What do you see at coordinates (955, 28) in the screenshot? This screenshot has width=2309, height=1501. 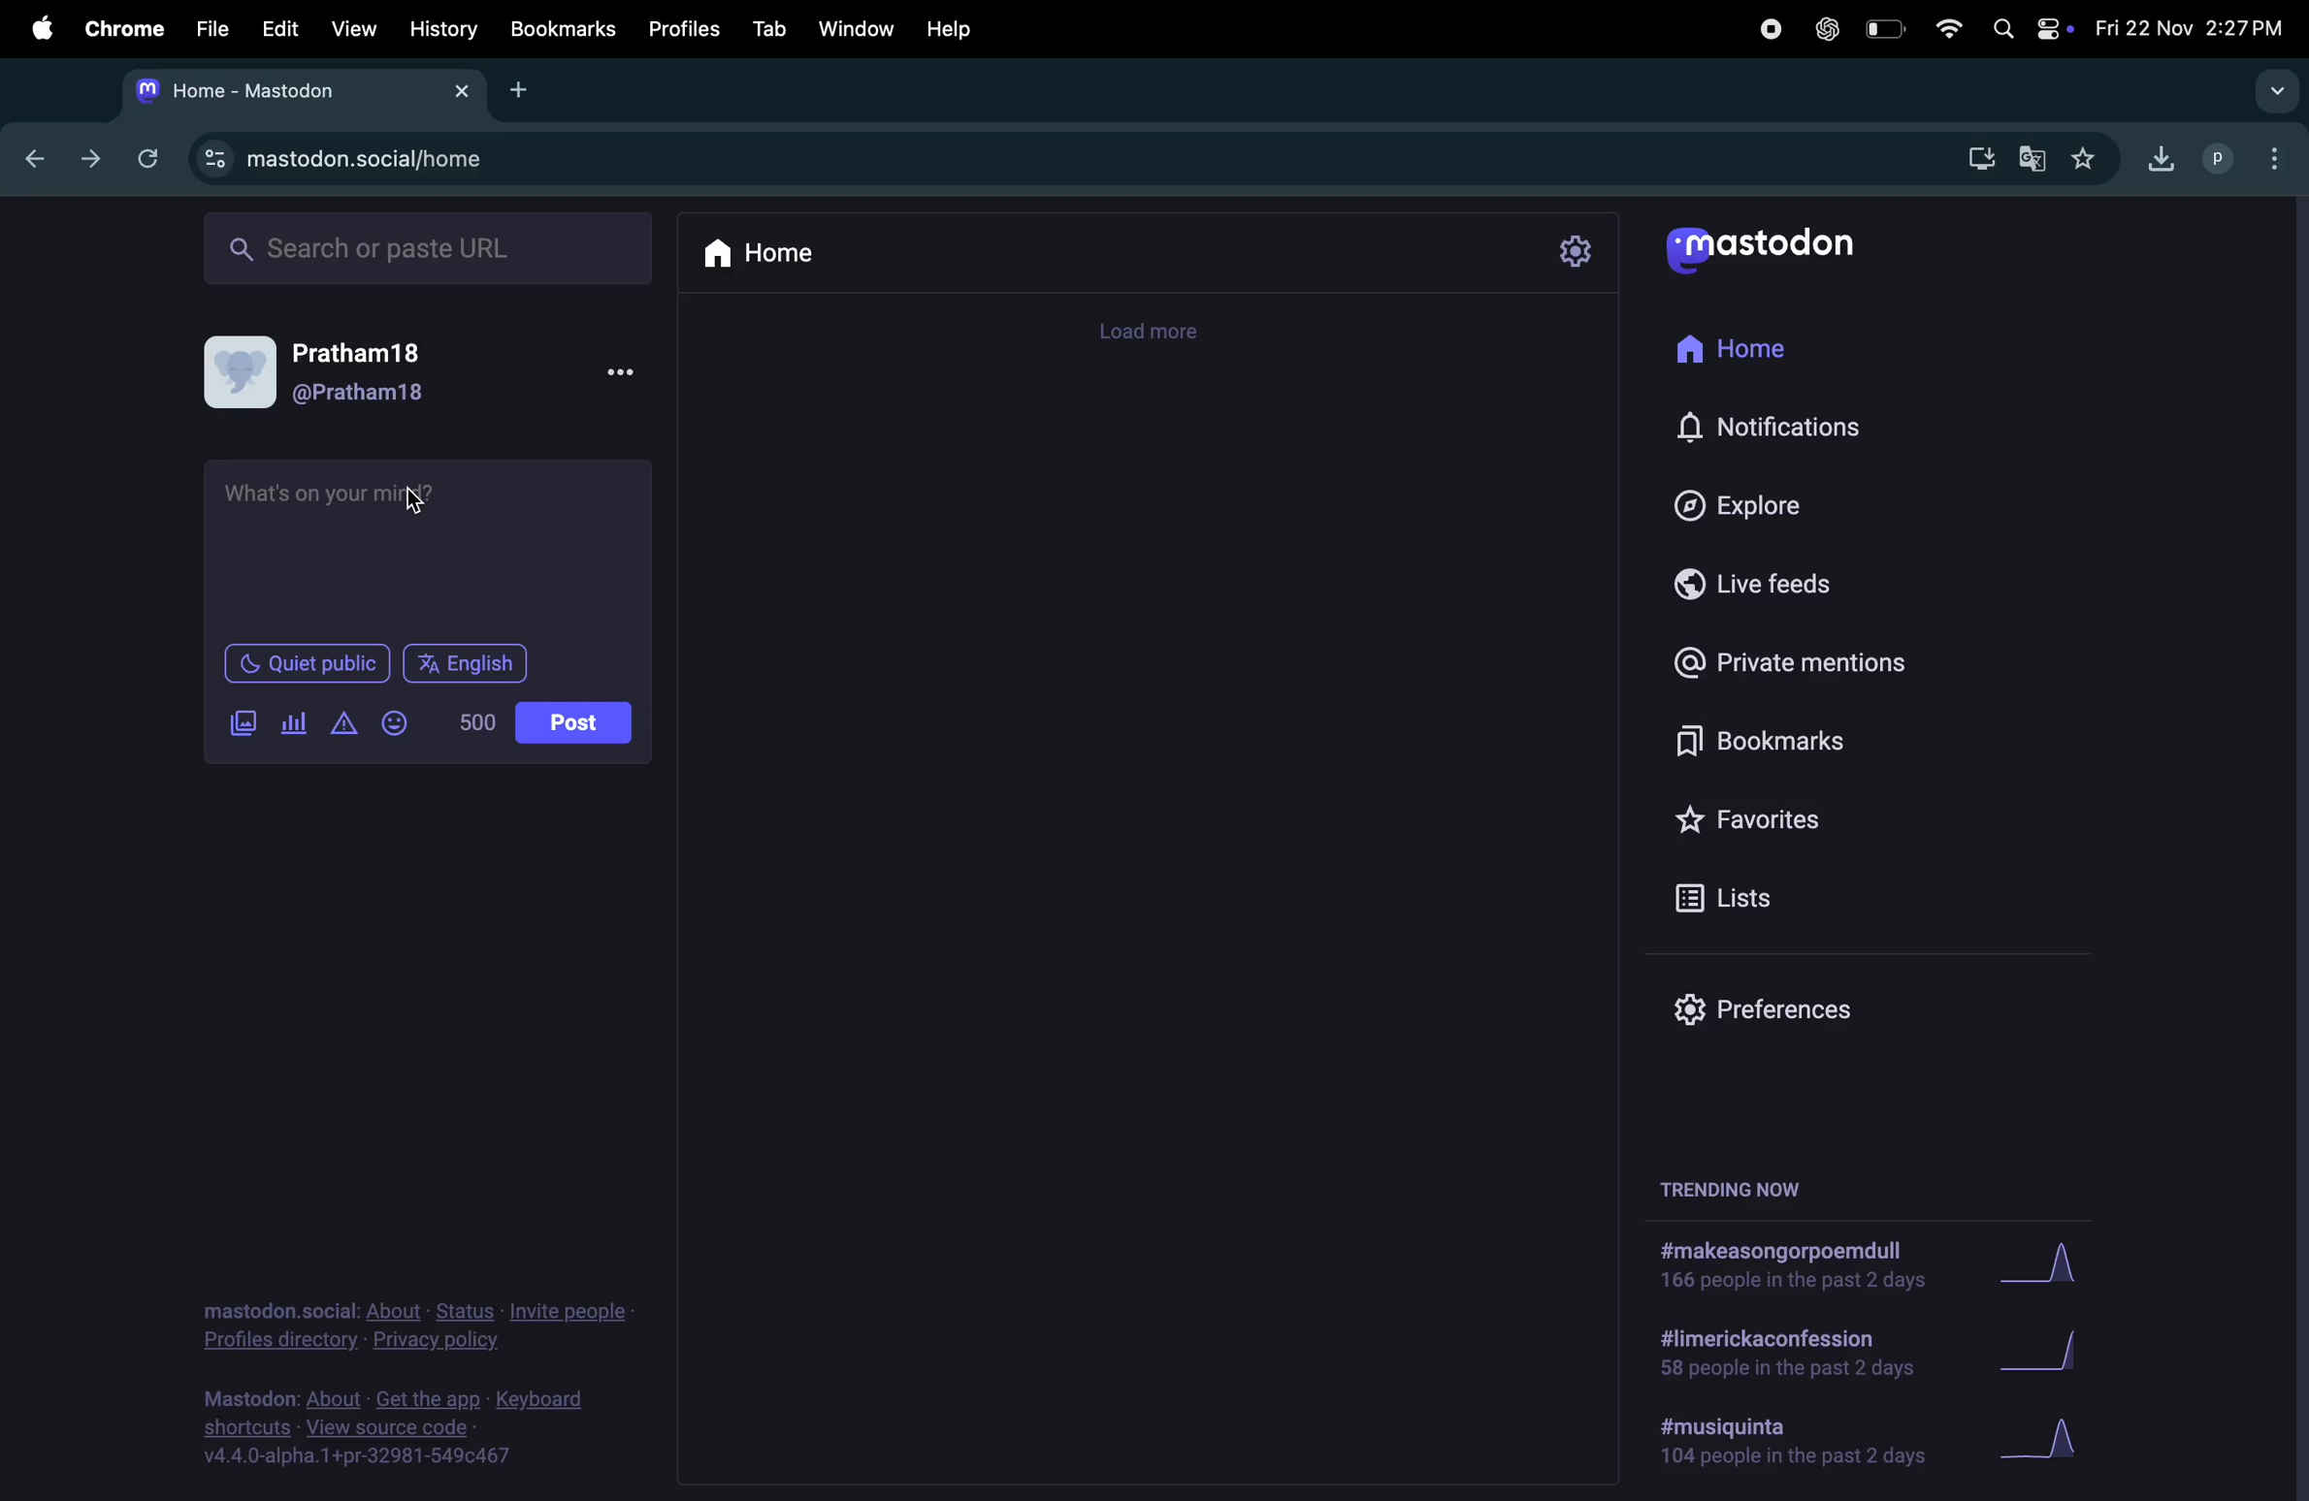 I see `help` at bounding box center [955, 28].